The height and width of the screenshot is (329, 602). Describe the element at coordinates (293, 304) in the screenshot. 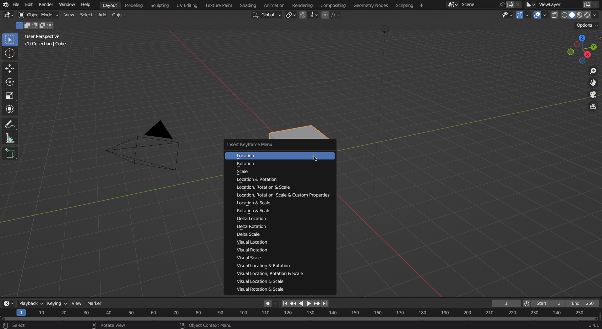

I see `Previous` at that location.